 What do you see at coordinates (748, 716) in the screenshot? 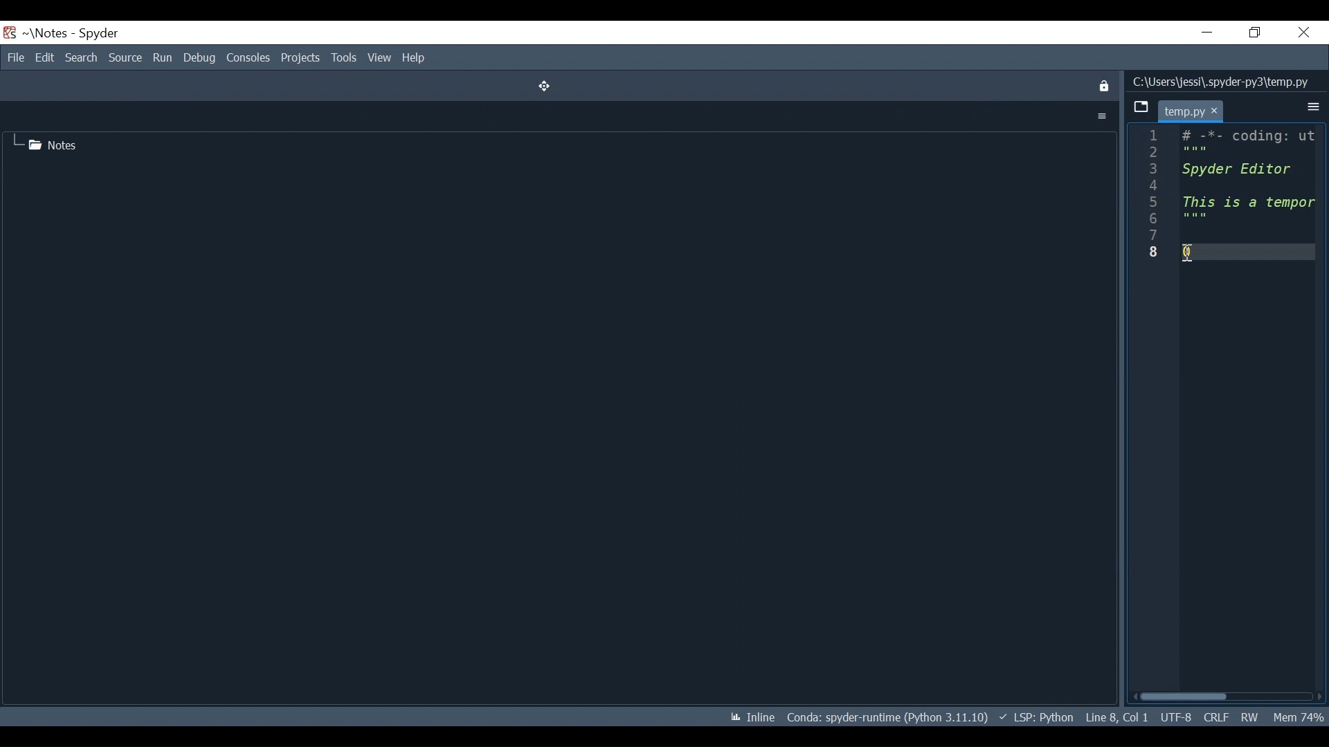
I see `Inline` at bounding box center [748, 716].